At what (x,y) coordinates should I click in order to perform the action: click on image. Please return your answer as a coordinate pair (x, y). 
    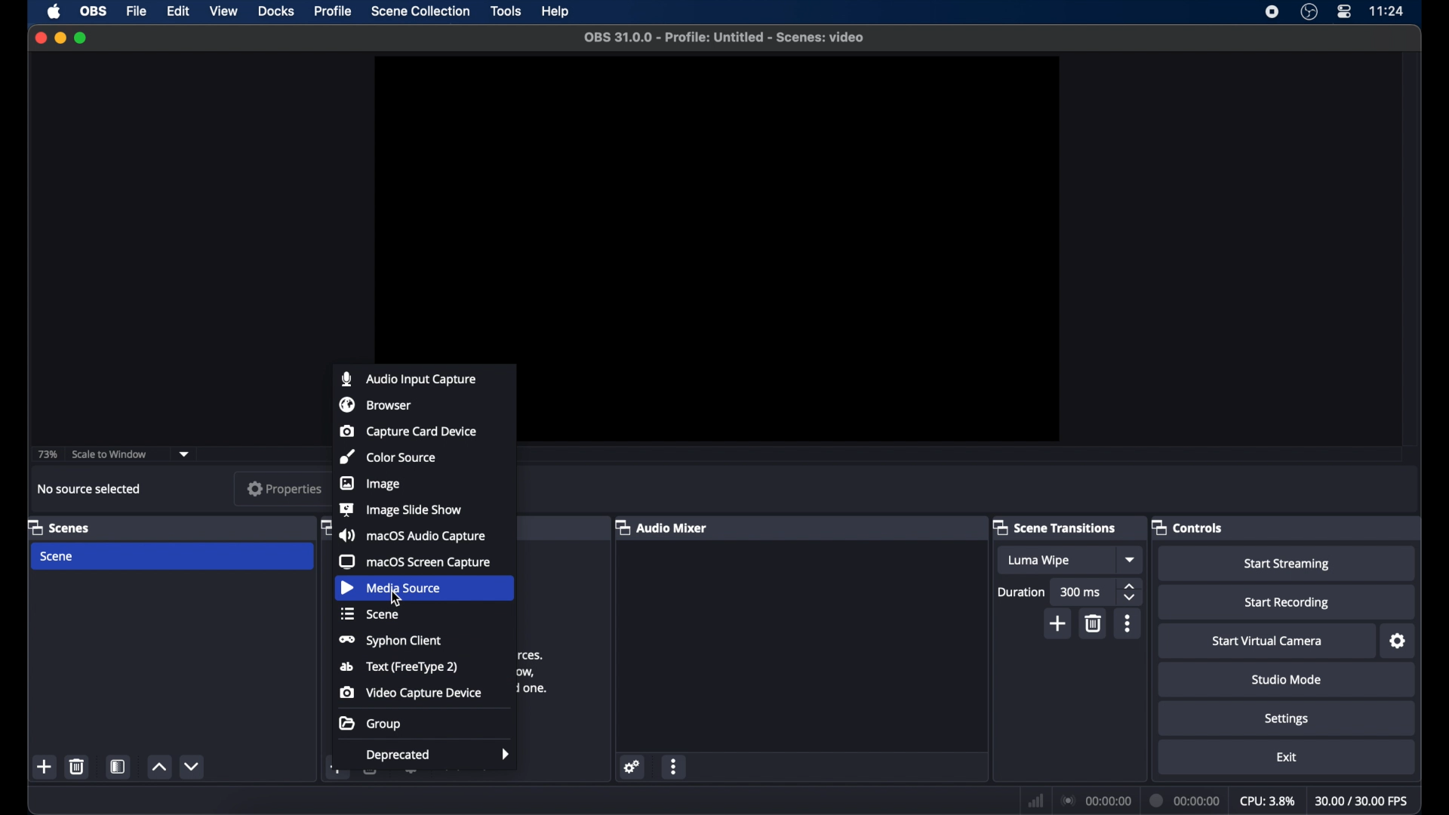
    Looking at the image, I should click on (371, 483).